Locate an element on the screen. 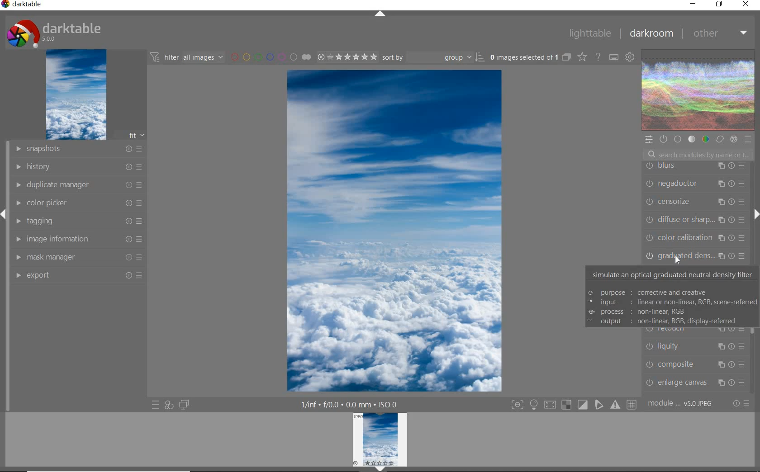 This screenshot has width=760, height=472. DEFINE KEYBOARD SHORTCUT is located at coordinates (614, 58).